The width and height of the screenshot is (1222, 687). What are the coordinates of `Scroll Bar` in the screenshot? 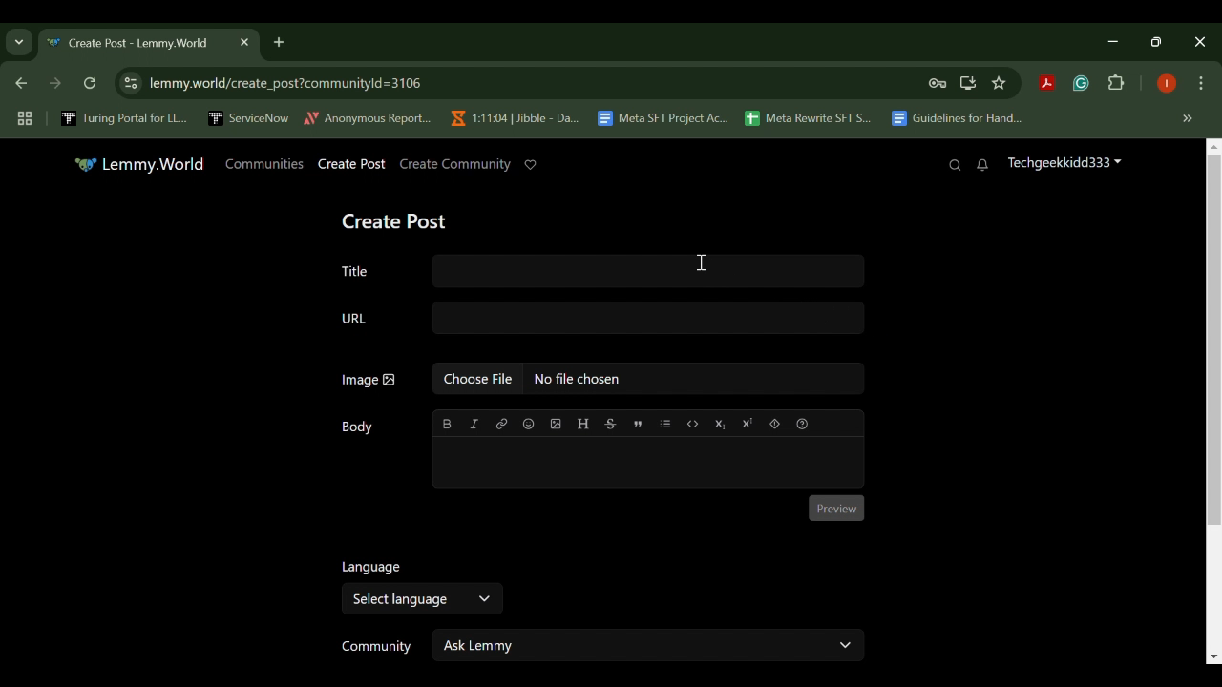 It's located at (1211, 404).